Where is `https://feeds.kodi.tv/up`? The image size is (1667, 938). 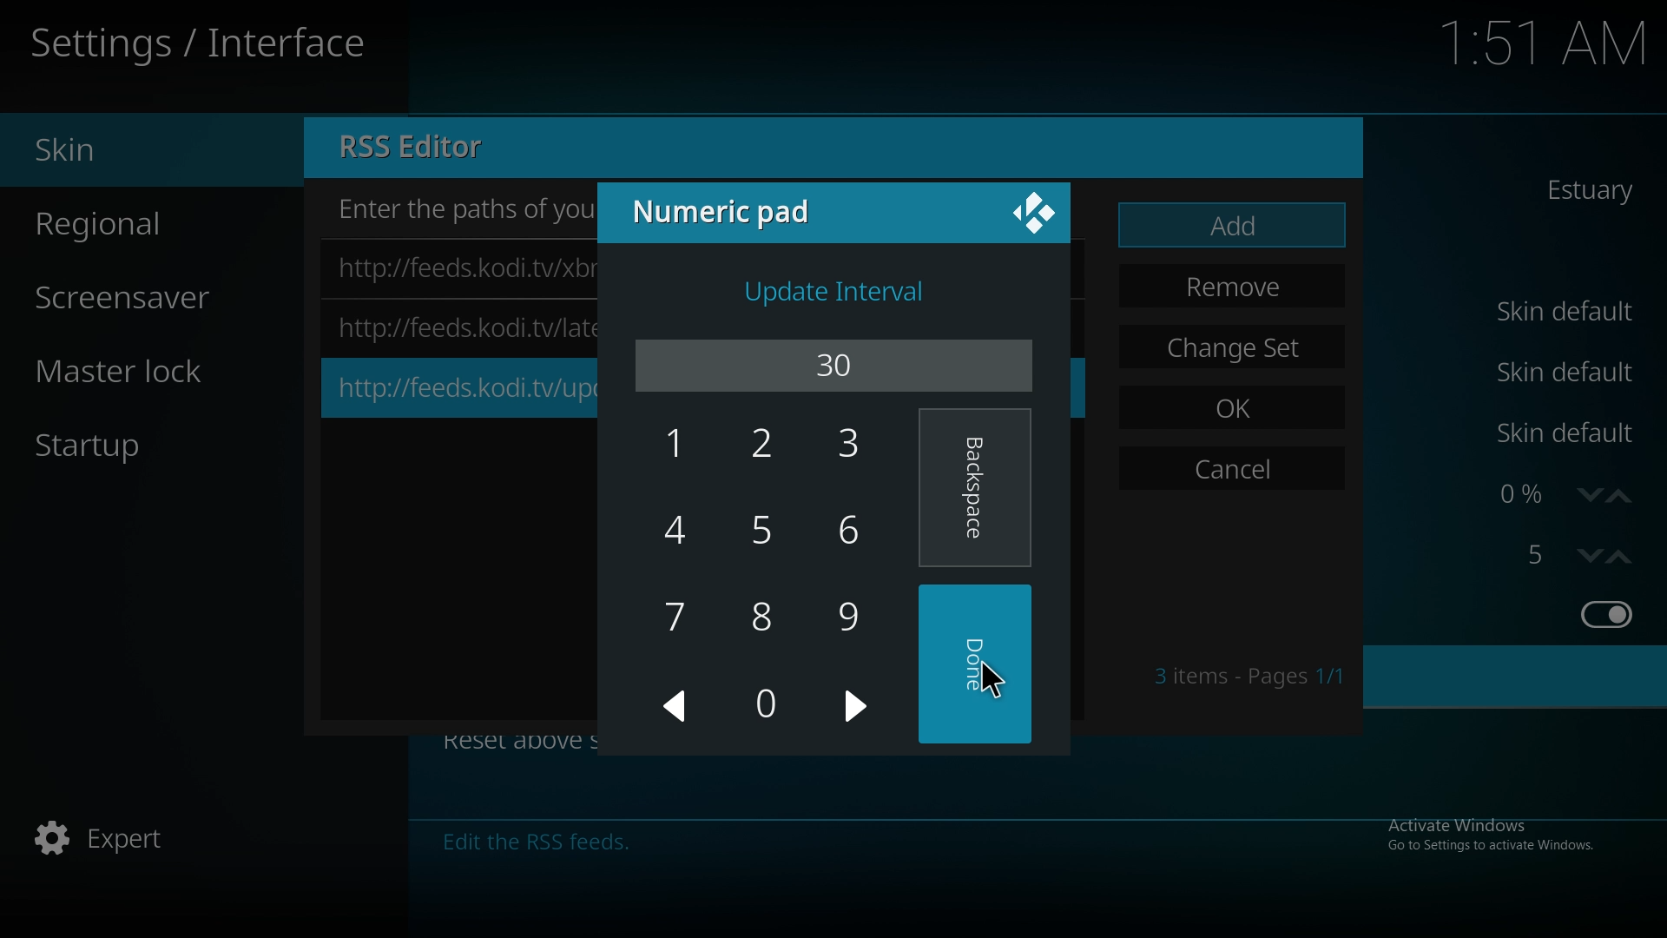 https://feeds.kodi.tv/up is located at coordinates (455, 389).